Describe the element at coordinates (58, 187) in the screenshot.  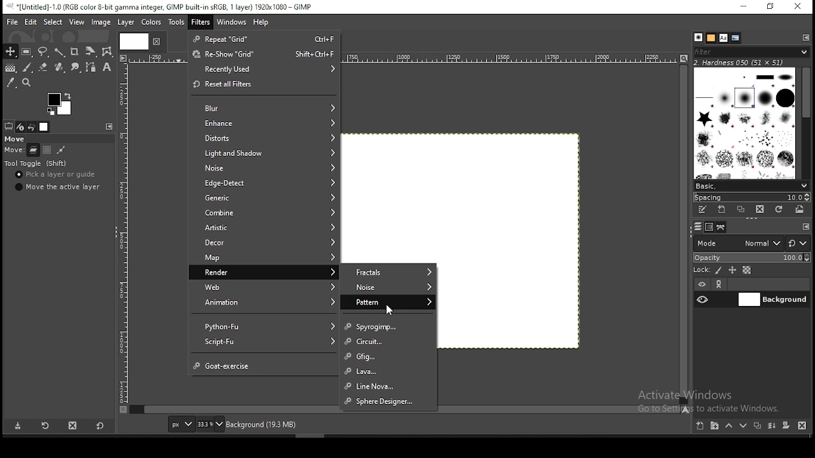
I see `move the active layer` at that location.